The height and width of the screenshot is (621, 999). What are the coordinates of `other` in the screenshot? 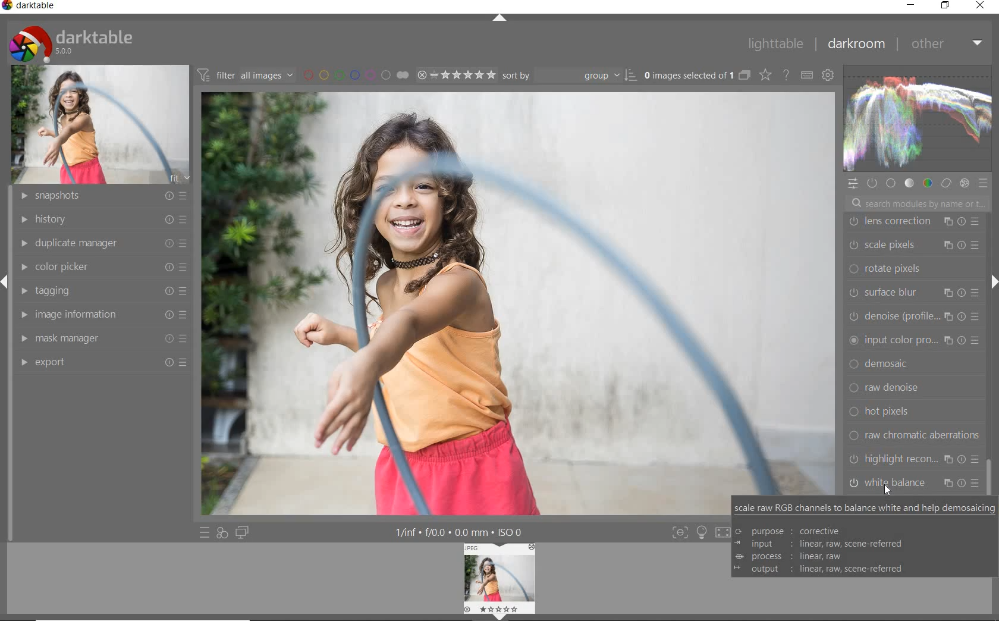 It's located at (947, 43).